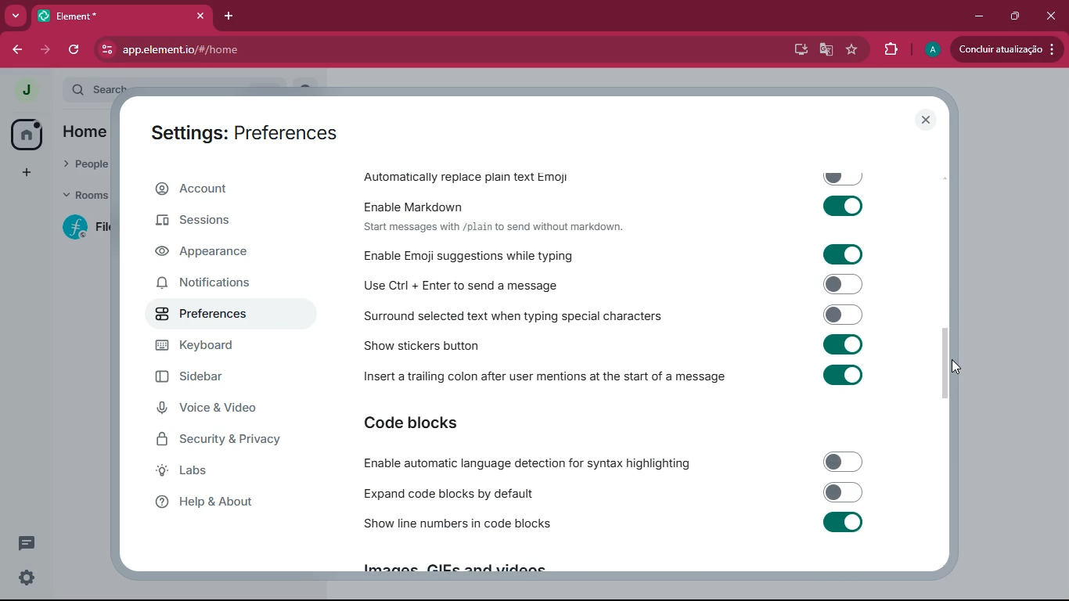 The height and width of the screenshot is (601, 1069). What do you see at coordinates (226, 506) in the screenshot?
I see `help` at bounding box center [226, 506].